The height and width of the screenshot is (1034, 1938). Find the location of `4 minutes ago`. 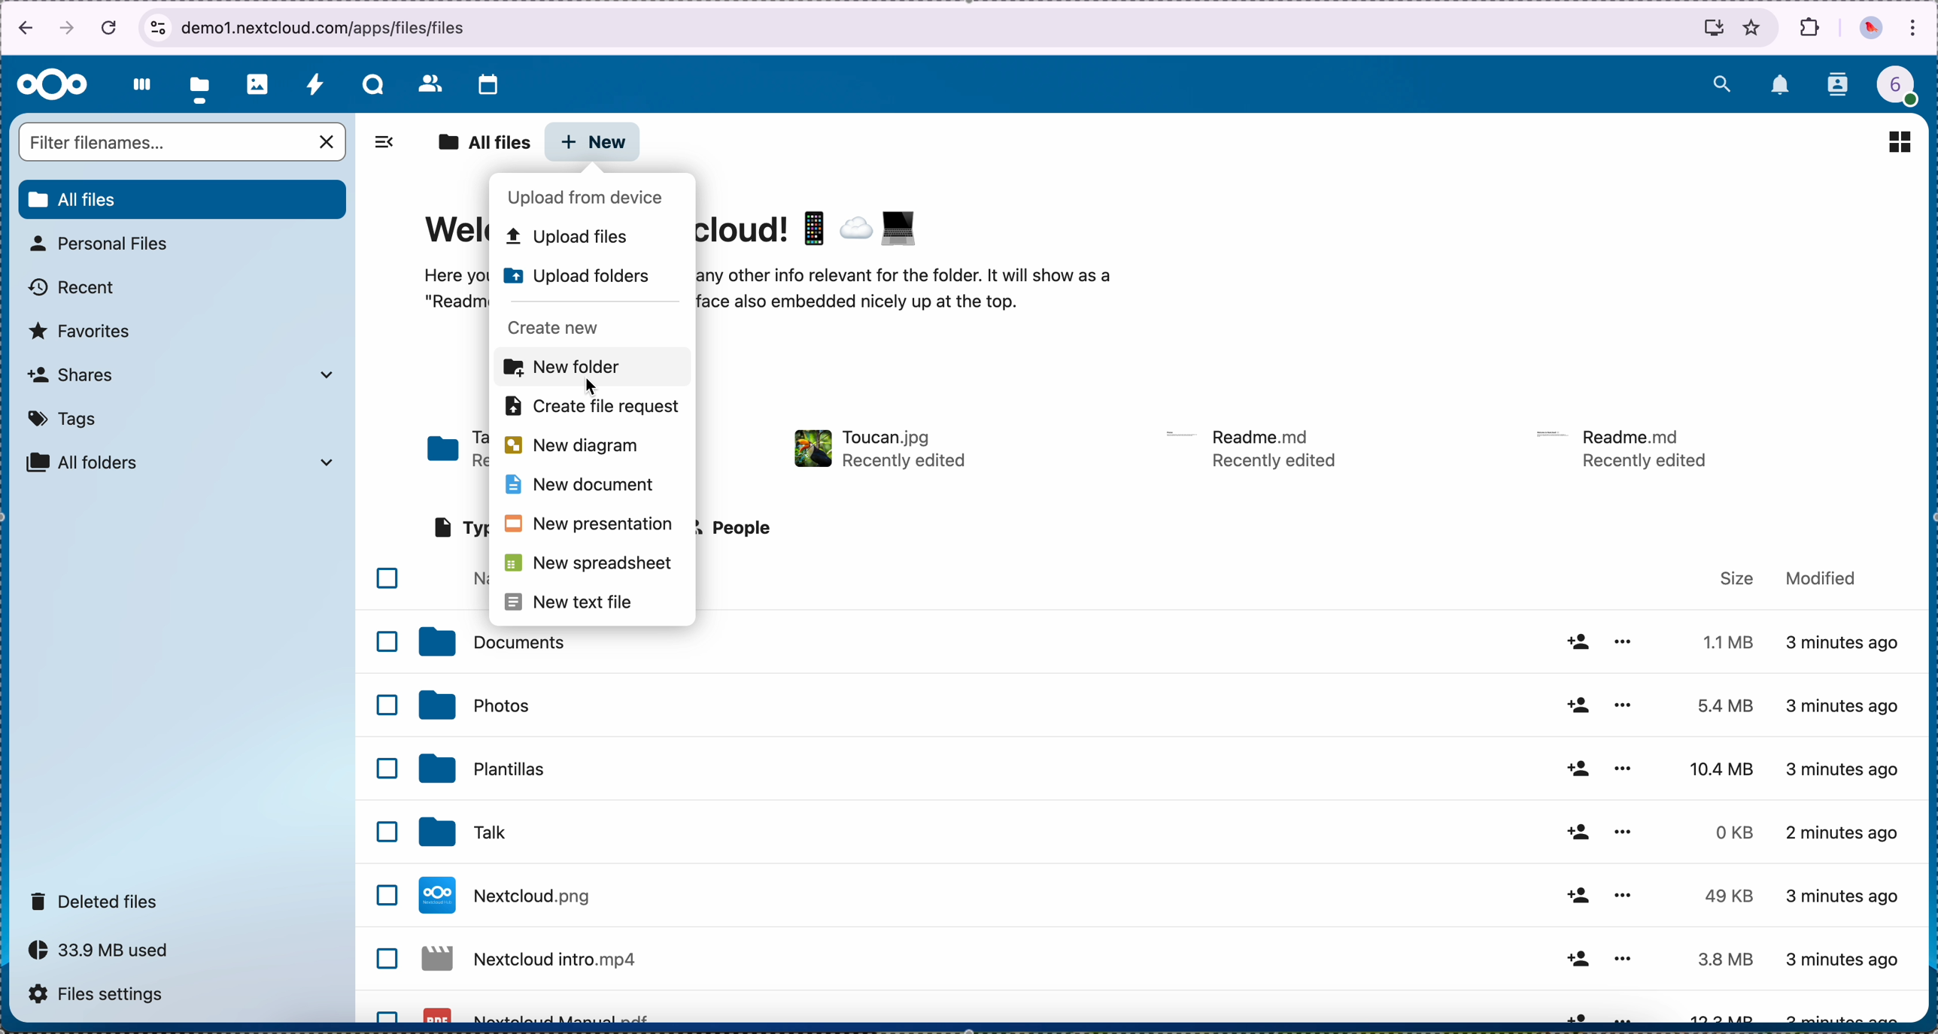

4 minutes ago is located at coordinates (1845, 766).